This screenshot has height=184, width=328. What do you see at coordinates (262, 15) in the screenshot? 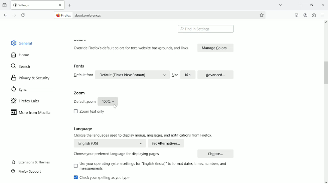
I see `bookmark this page` at bounding box center [262, 15].